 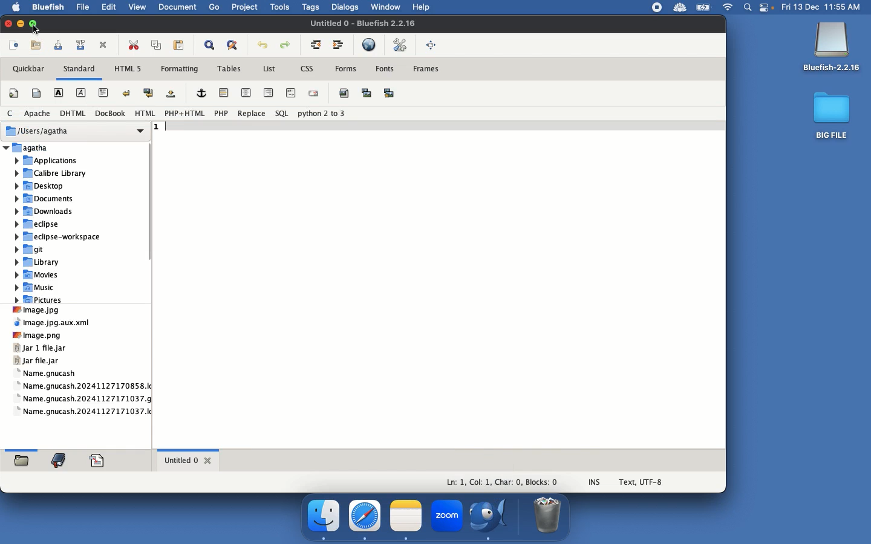 I want to click on Horizontal rule, so click(x=226, y=90).